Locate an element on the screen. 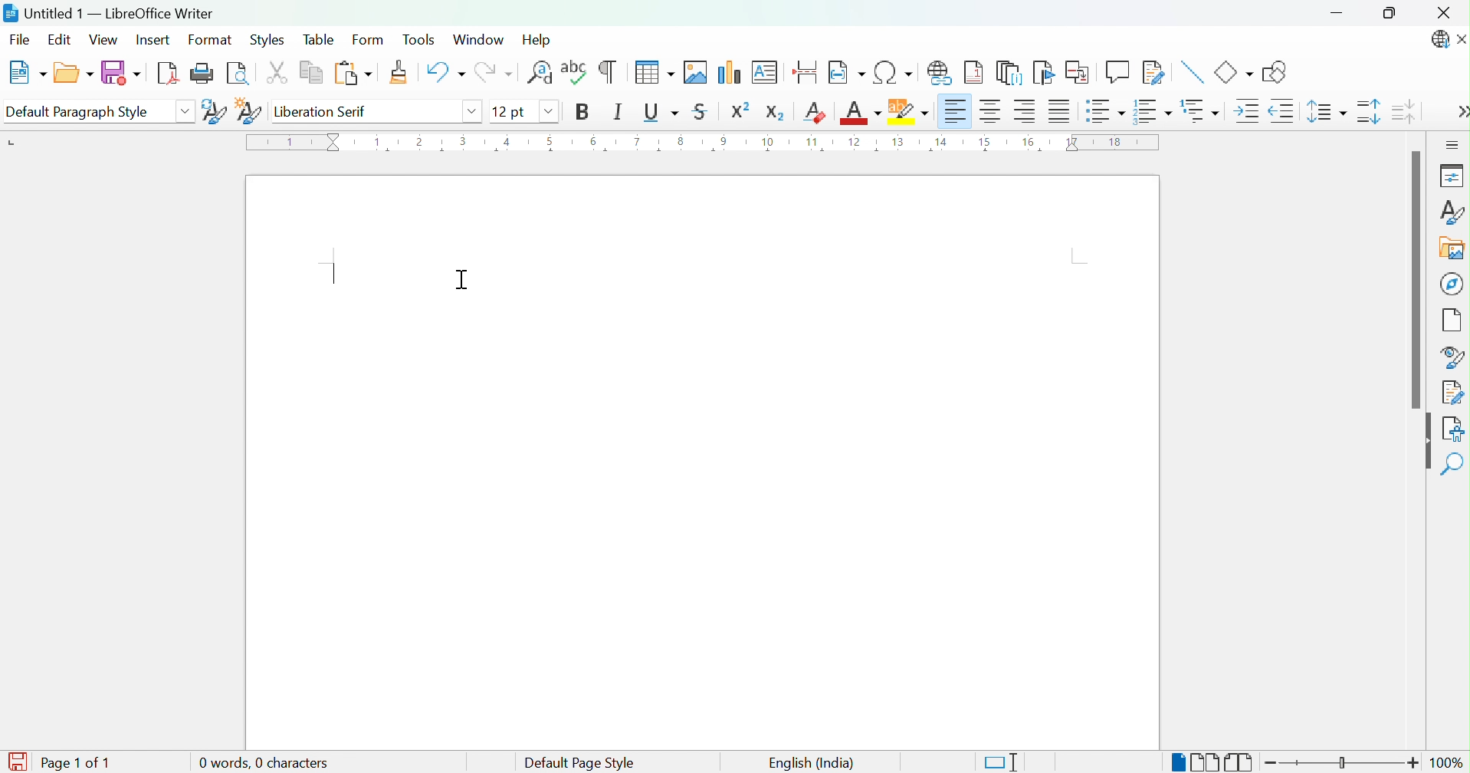 The width and height of the screenshot is (1470, 773). Underline is located at coordinates (660, 112).